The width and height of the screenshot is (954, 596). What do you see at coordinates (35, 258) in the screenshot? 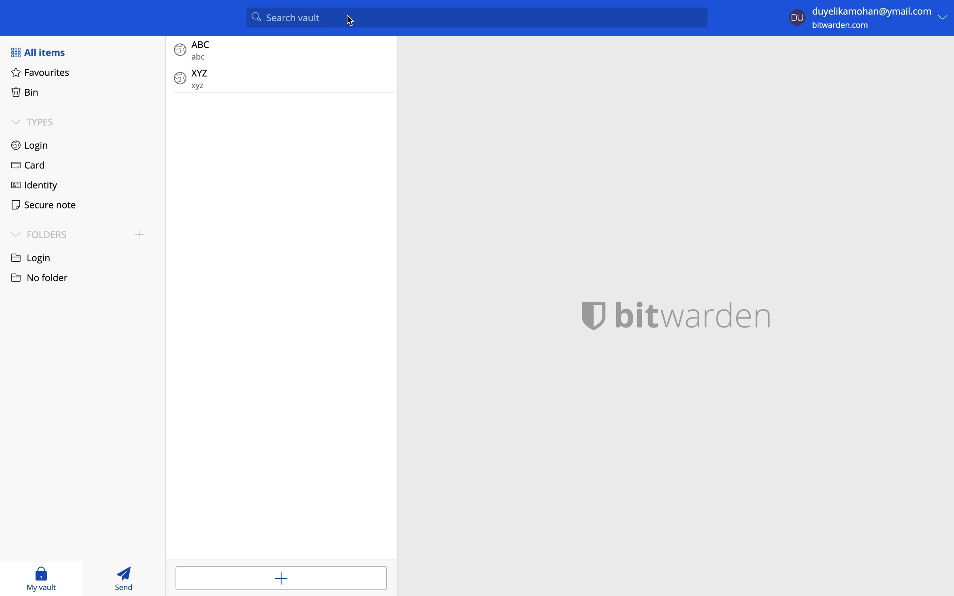
I see `login` at bounding box center [35, 258].